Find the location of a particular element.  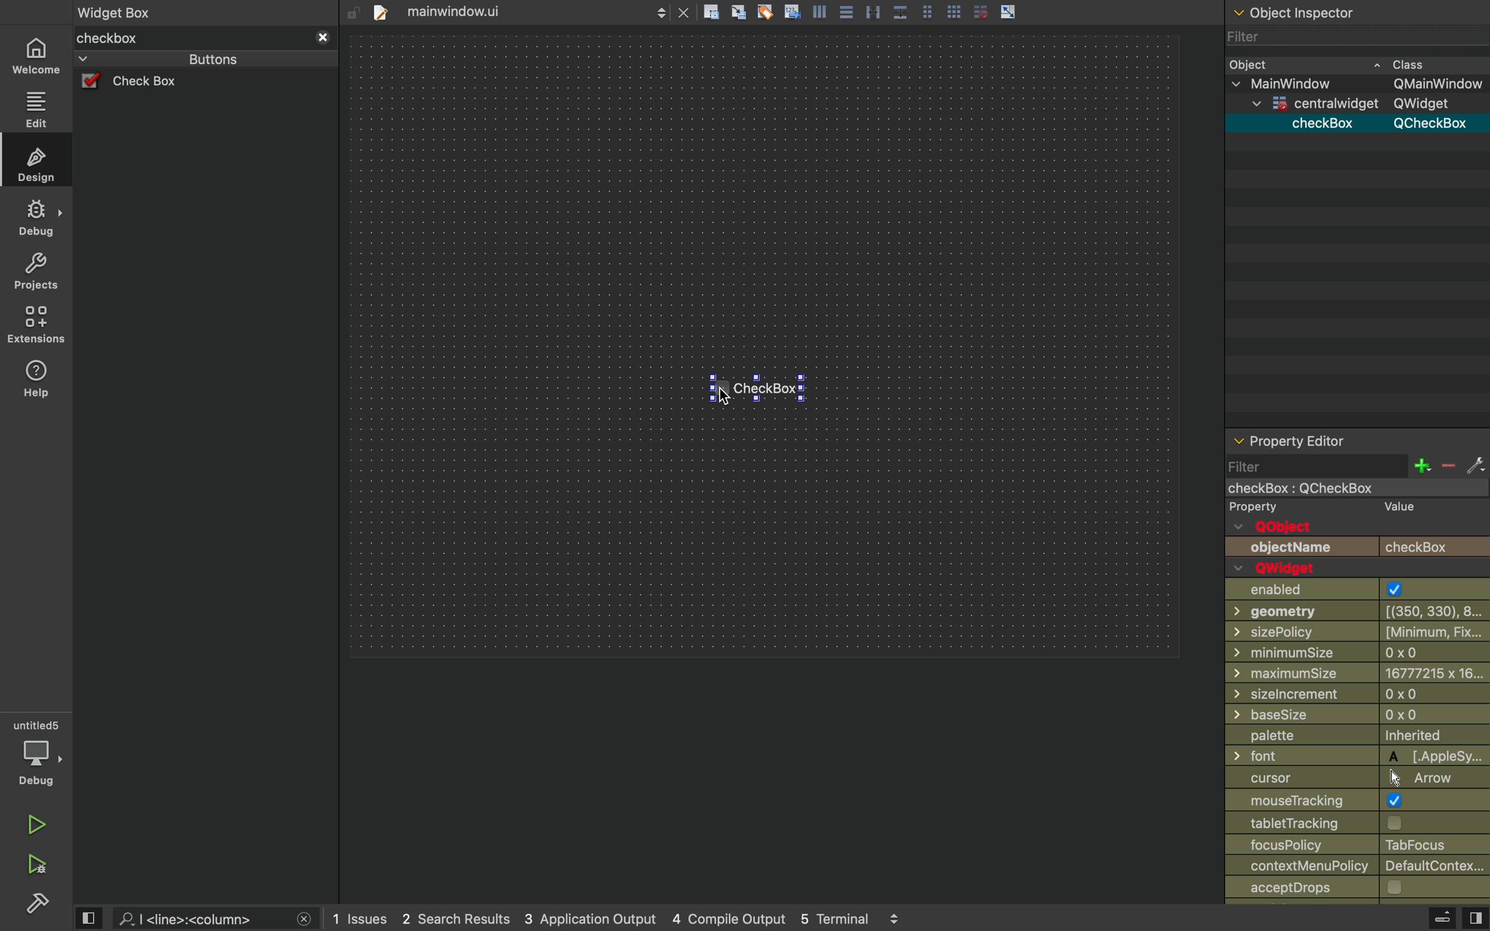

create rectangle is located at coordinates (711, 12).